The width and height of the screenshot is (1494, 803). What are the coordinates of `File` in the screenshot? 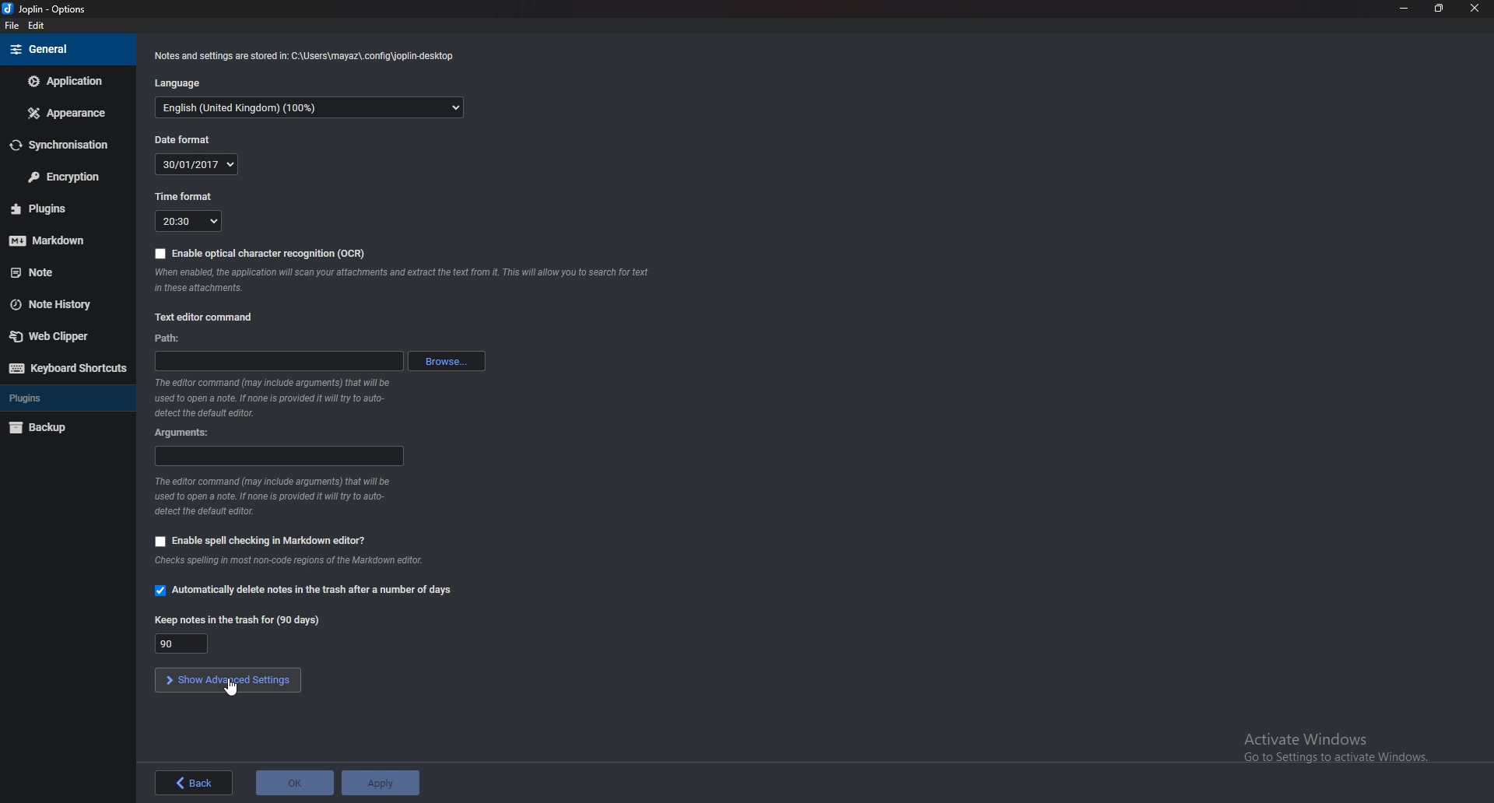 It's located at (13, 26).